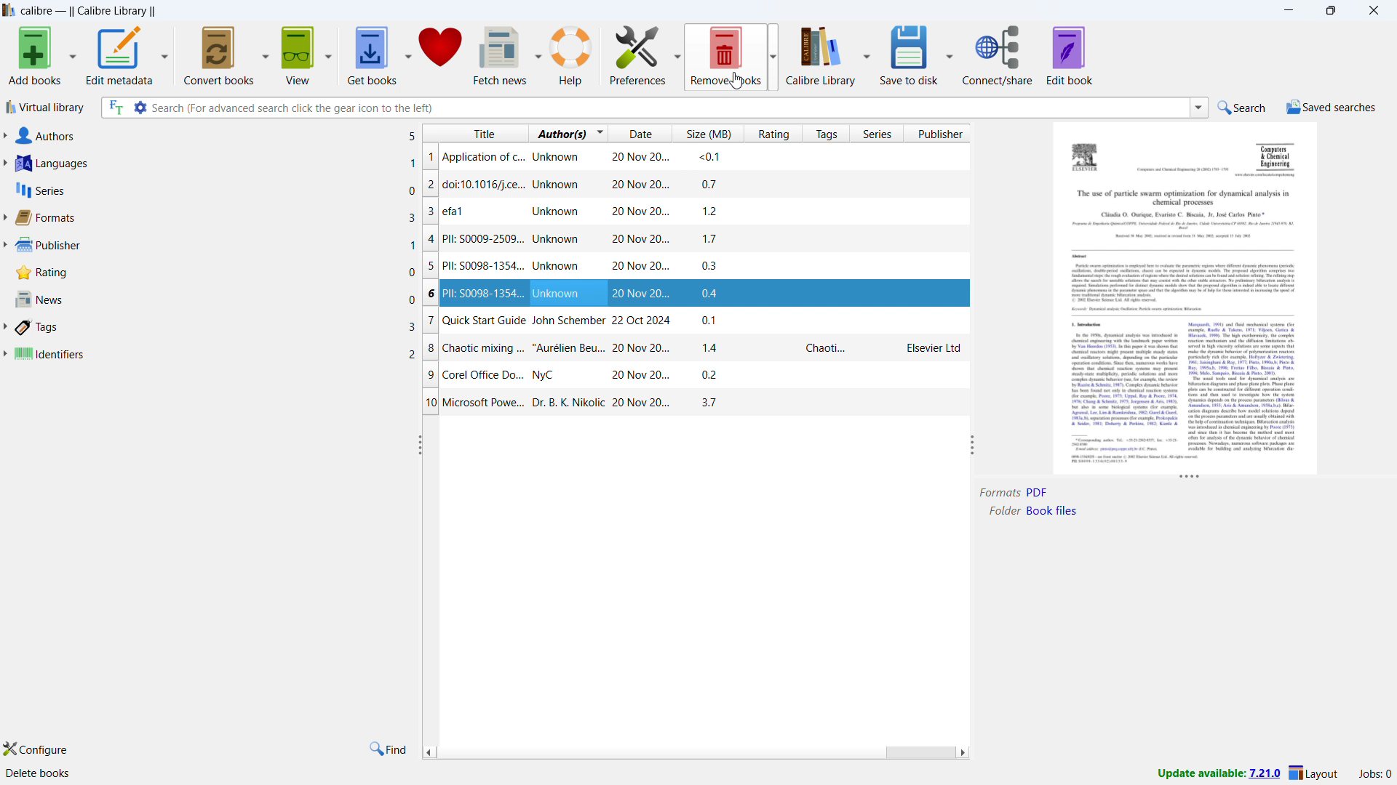  Describe the element at coordinates (1332, 9) in the screenshot. I see `maximize` at that location.